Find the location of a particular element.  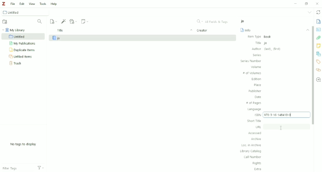

Libraries and Collections is located at coordinates (318, 54).